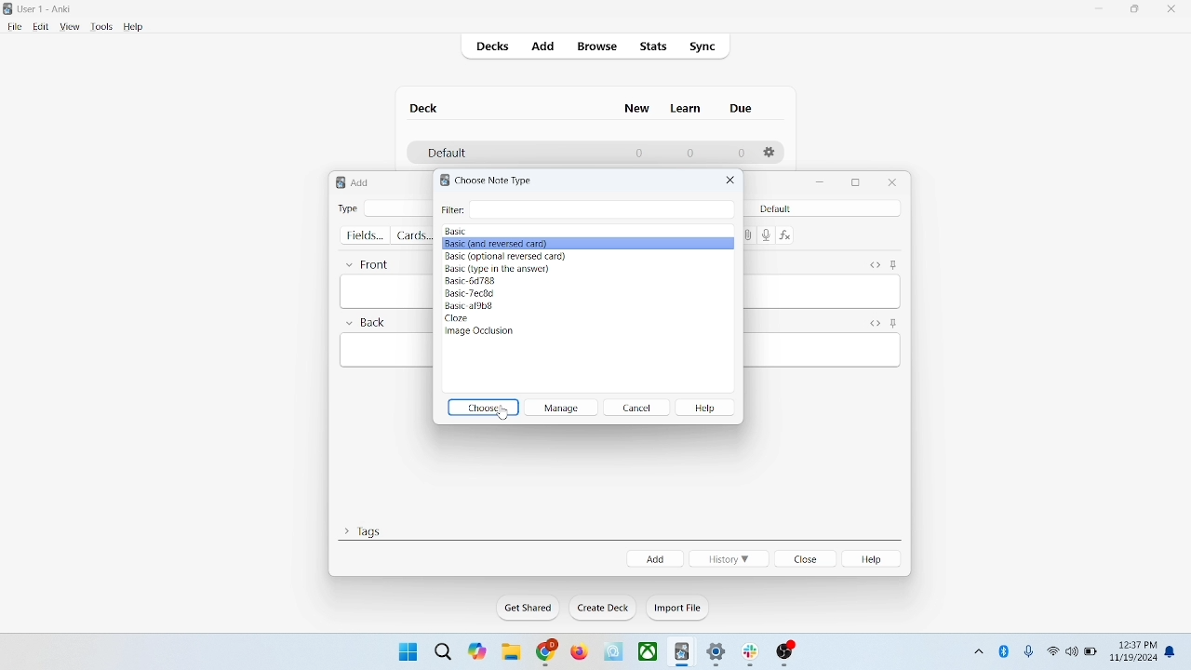  Describe the element at coordinates (426, 108) in the screenshot. I see `deck` at that location.